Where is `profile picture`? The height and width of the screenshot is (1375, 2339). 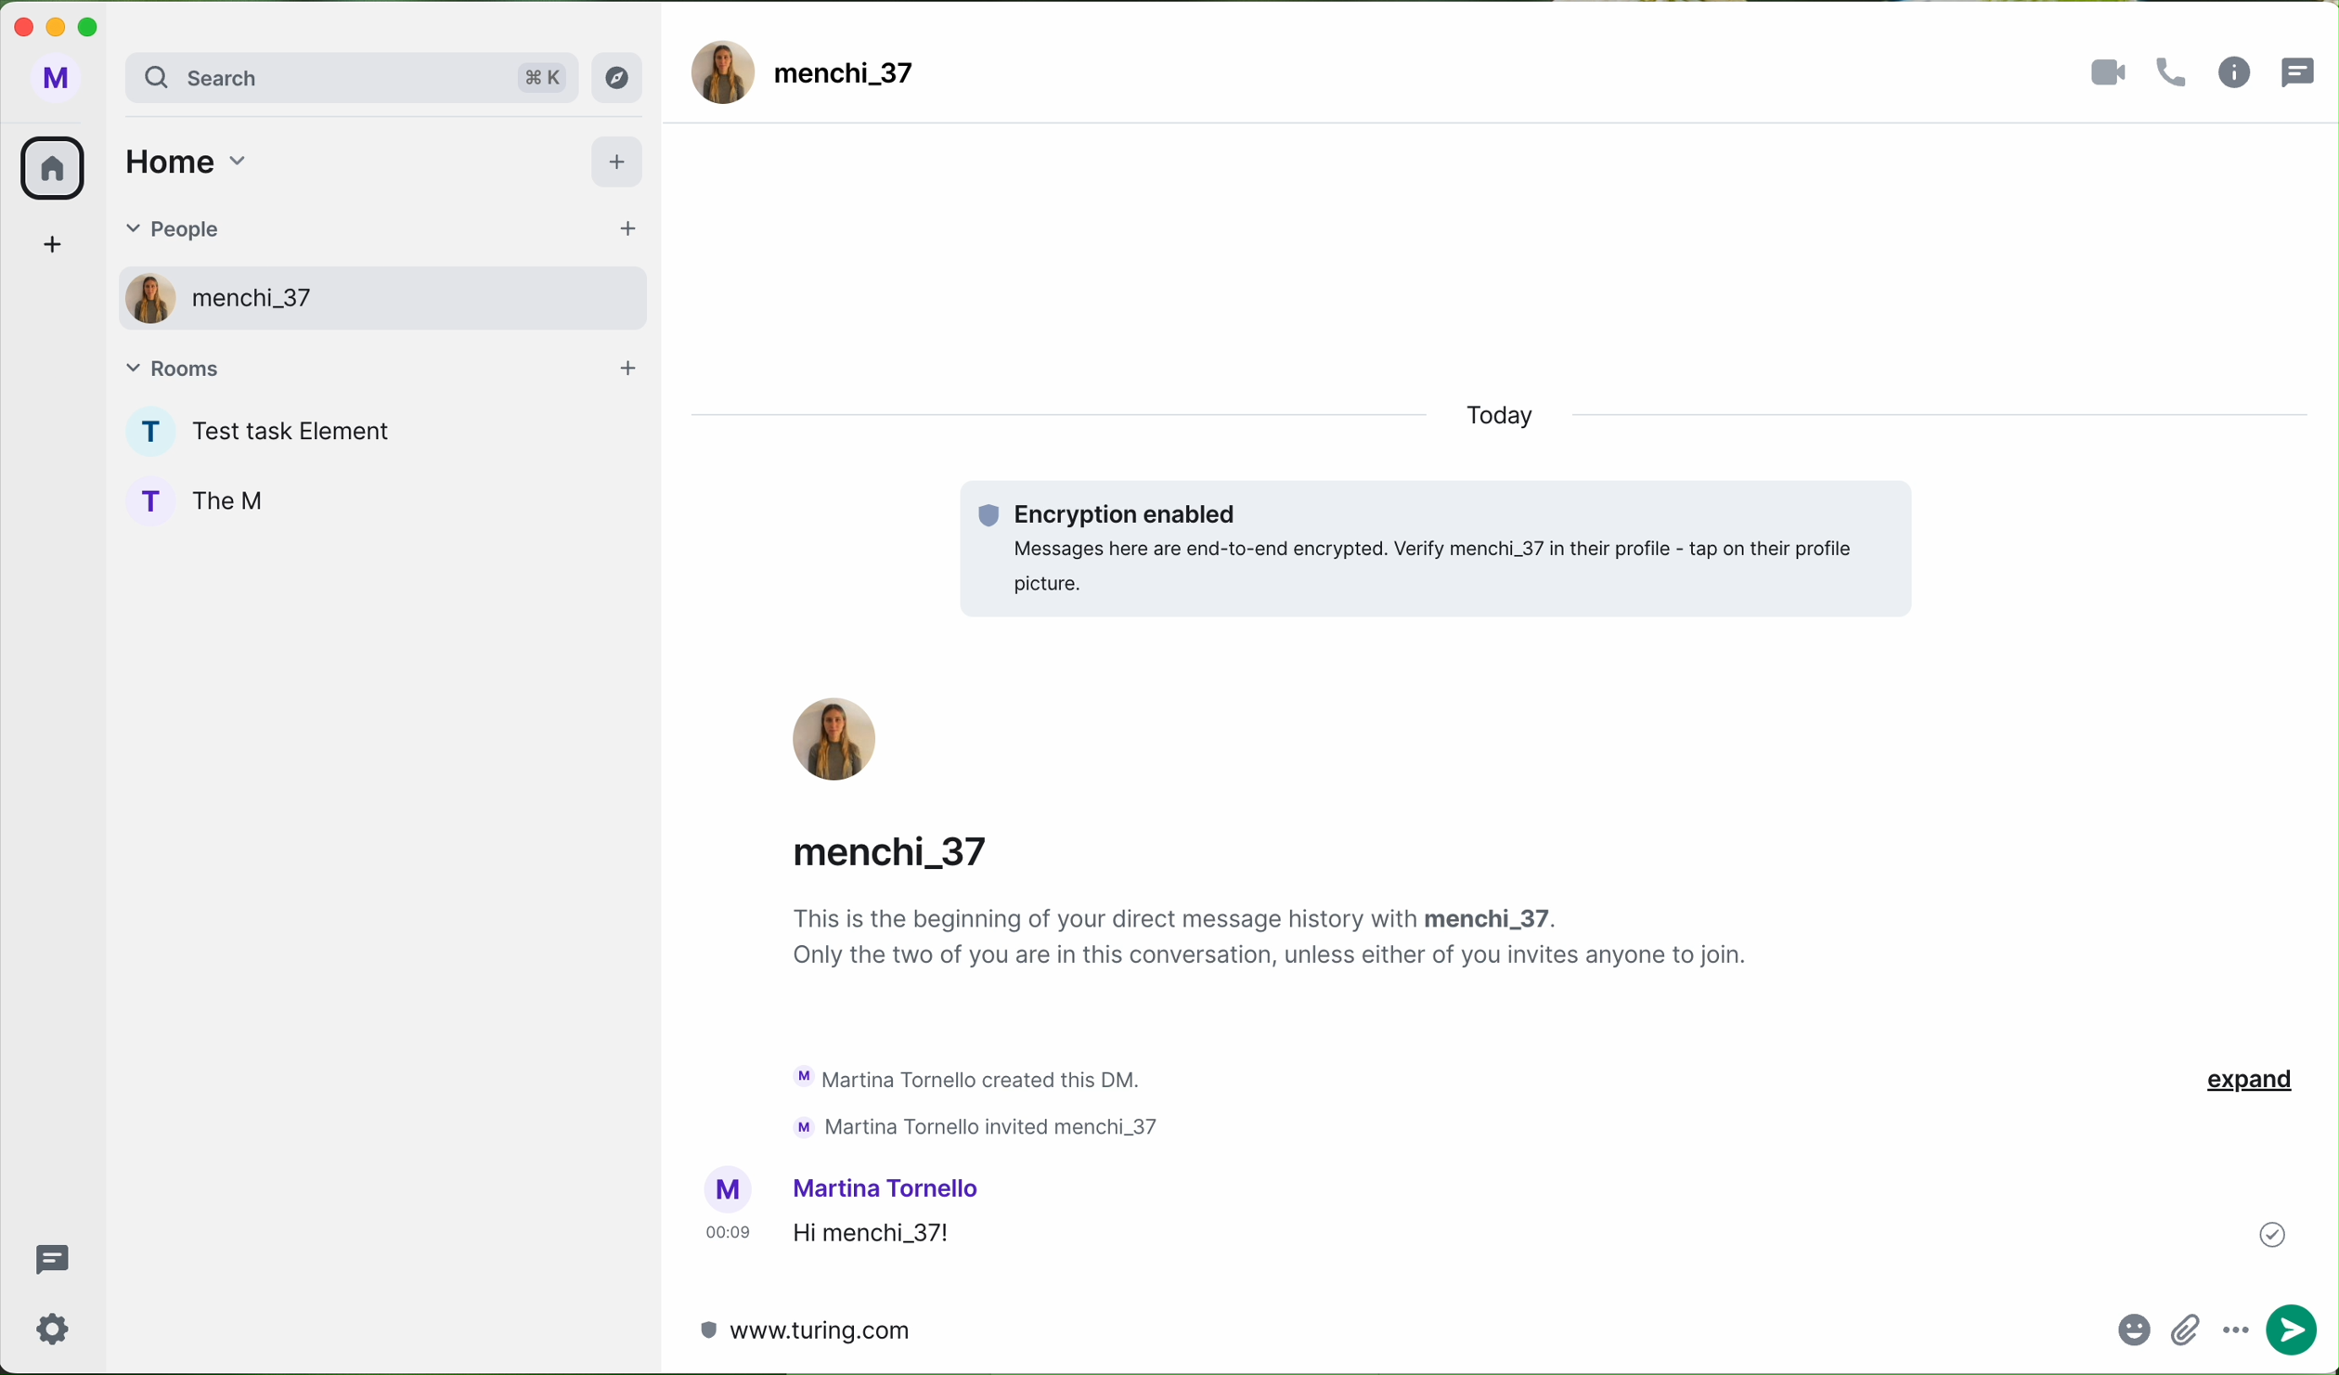 profile picture is located at coordinates (729, 1190).